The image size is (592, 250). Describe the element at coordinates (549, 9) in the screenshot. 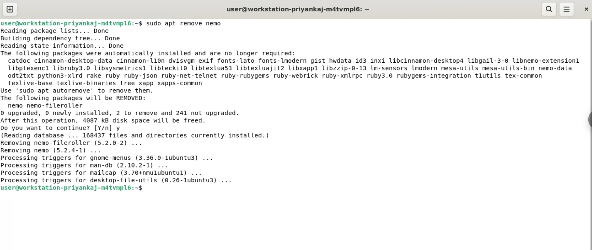

I see `search` at that location.